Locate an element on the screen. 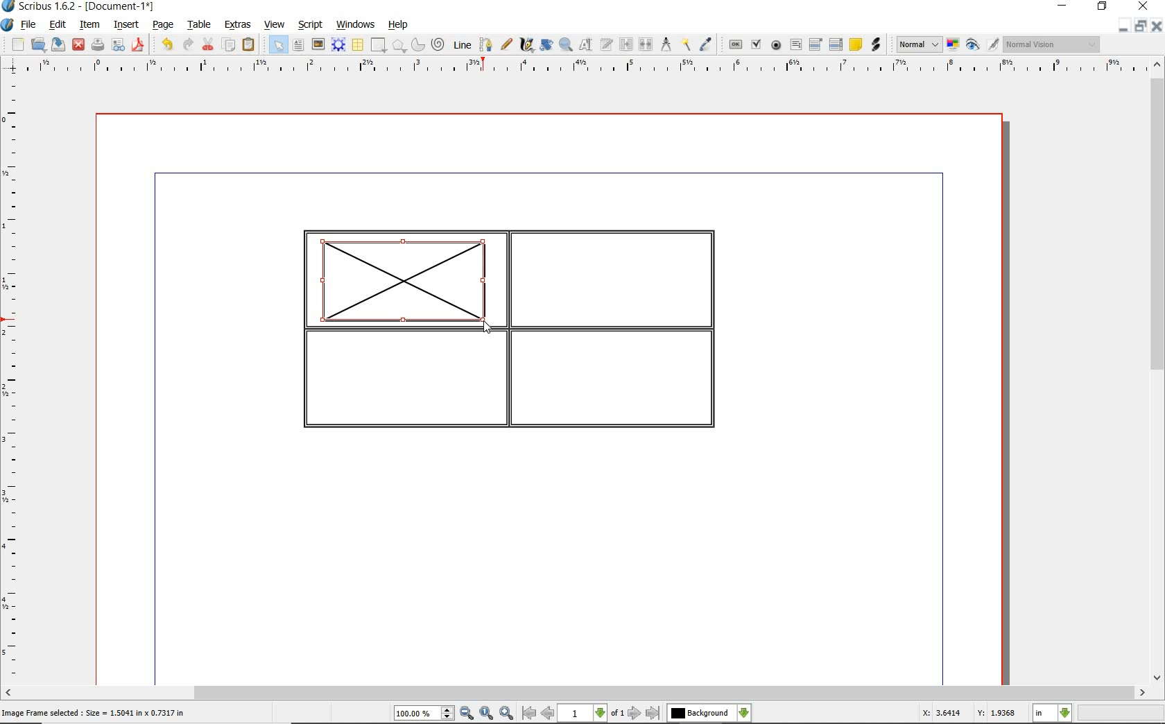 Image resolution: width=1165 pixels, height=724 pixels. redo is located at coordinates (187, 44).